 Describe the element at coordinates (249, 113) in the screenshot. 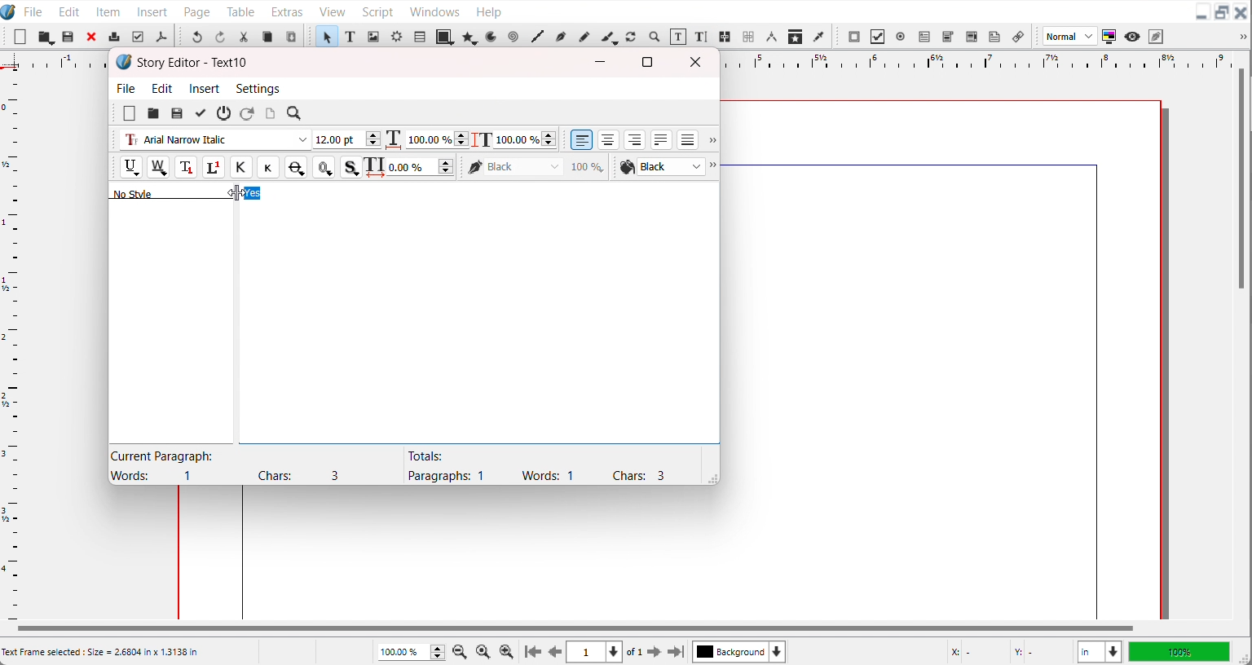

I see `Reload from the text frame` at that location.